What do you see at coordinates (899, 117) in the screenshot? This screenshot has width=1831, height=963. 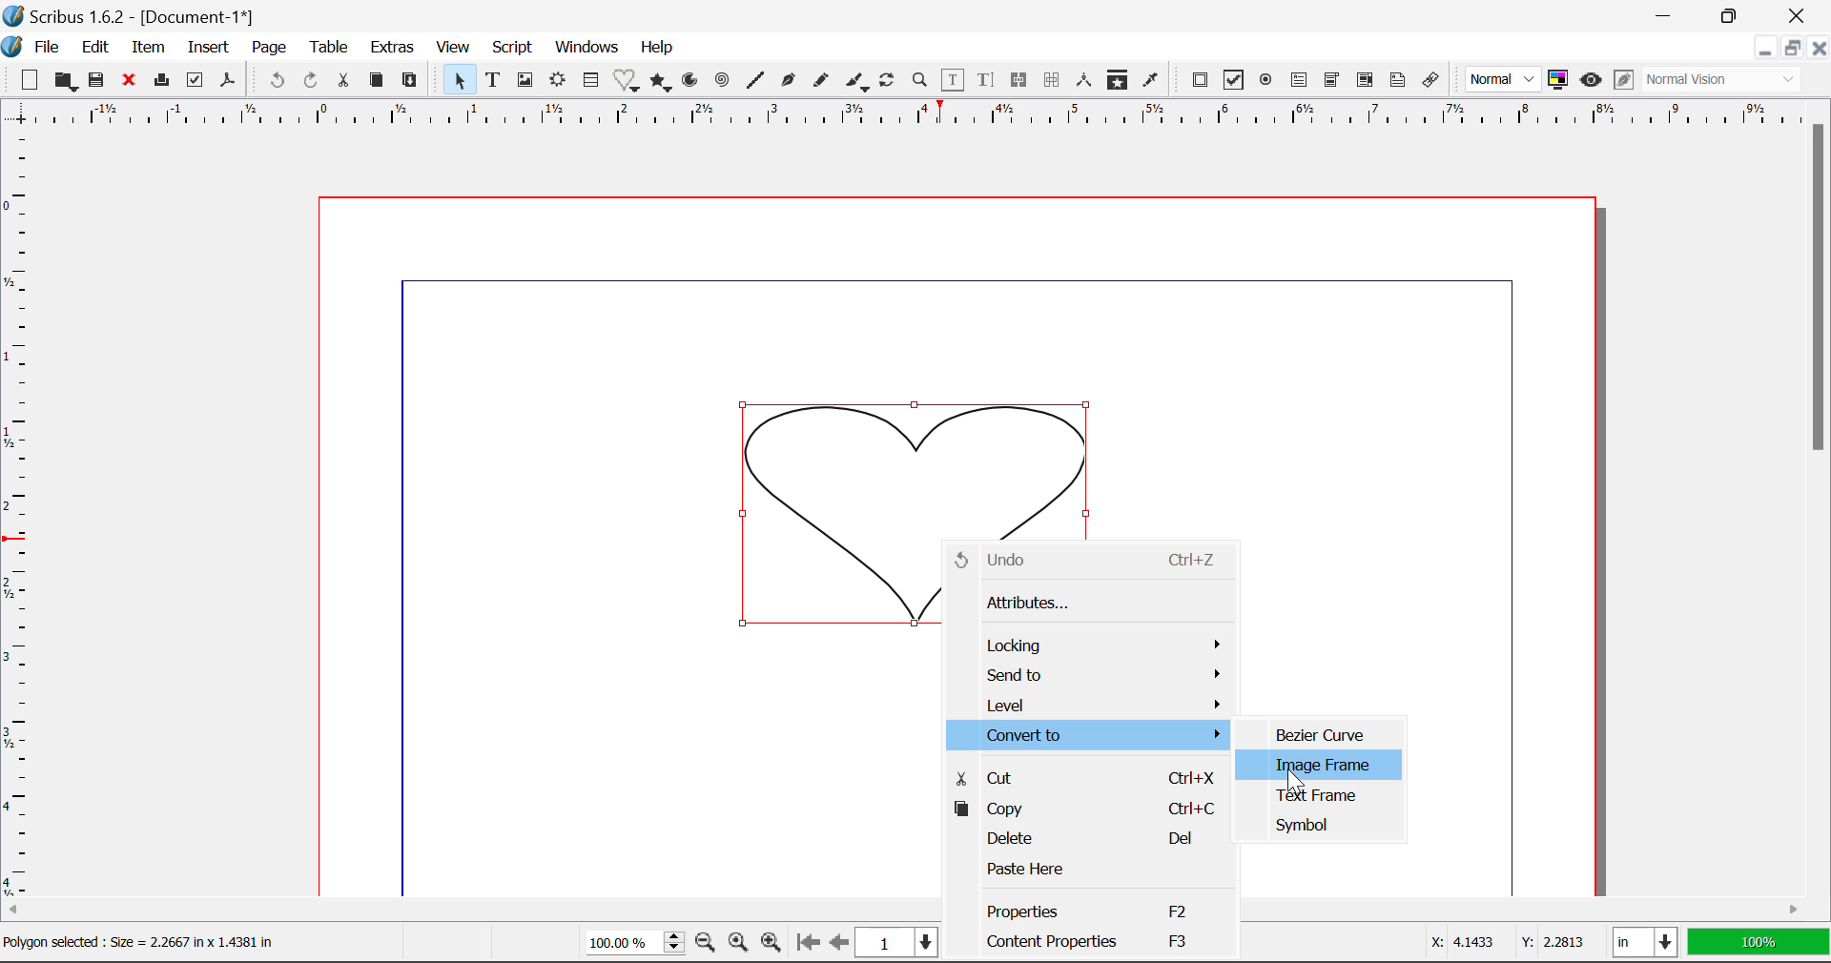 I see `Vertical Page Margins` at bounding box center [899, 117].